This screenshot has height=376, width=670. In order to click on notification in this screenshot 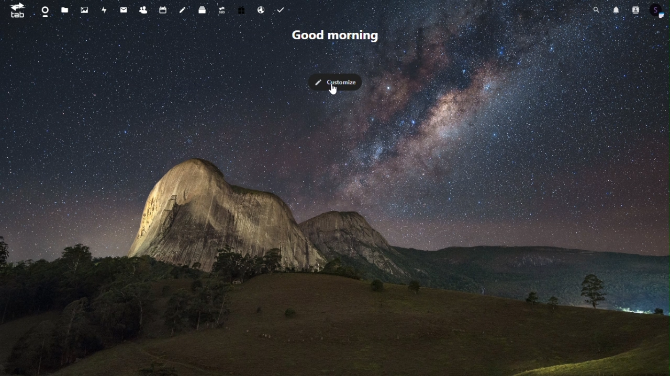, I will do `click(615, 10)`.